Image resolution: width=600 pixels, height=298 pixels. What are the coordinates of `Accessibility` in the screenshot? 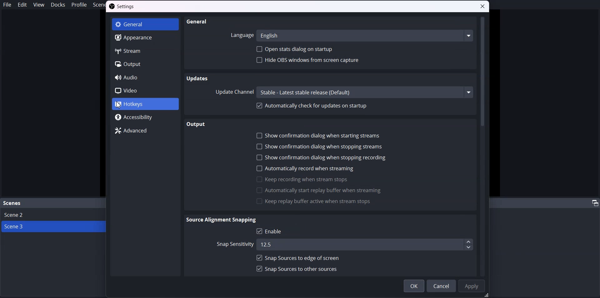 It's located at (146, 117).